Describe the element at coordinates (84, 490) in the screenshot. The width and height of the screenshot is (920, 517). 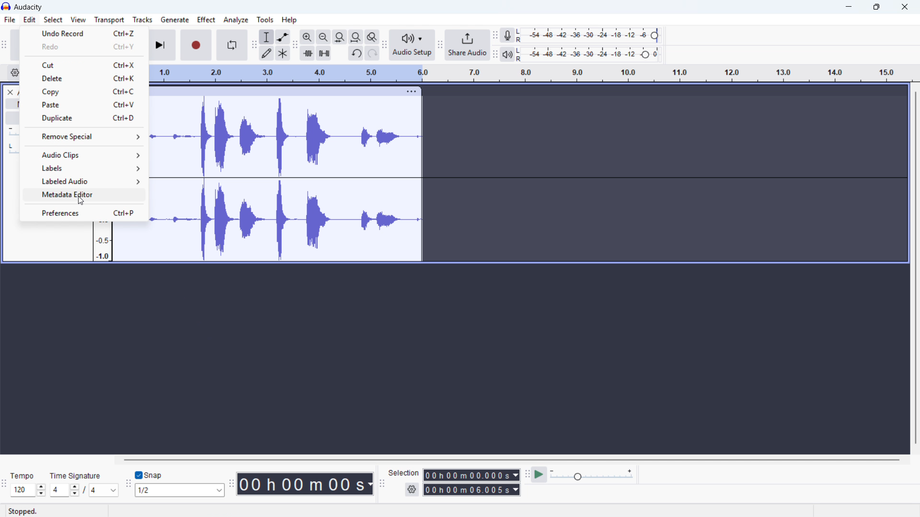
I see `set time signature` at that location.